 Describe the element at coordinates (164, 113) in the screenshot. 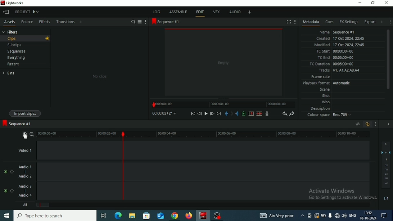

I see `Timecodes and reels` at that location.